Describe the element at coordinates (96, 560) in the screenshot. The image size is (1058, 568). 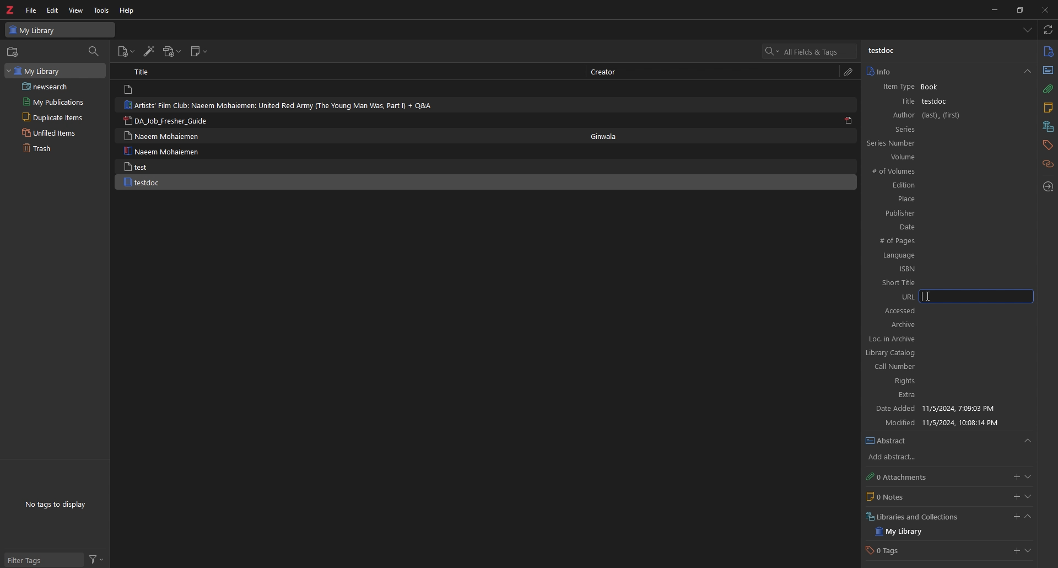
I see `filter` at that location.